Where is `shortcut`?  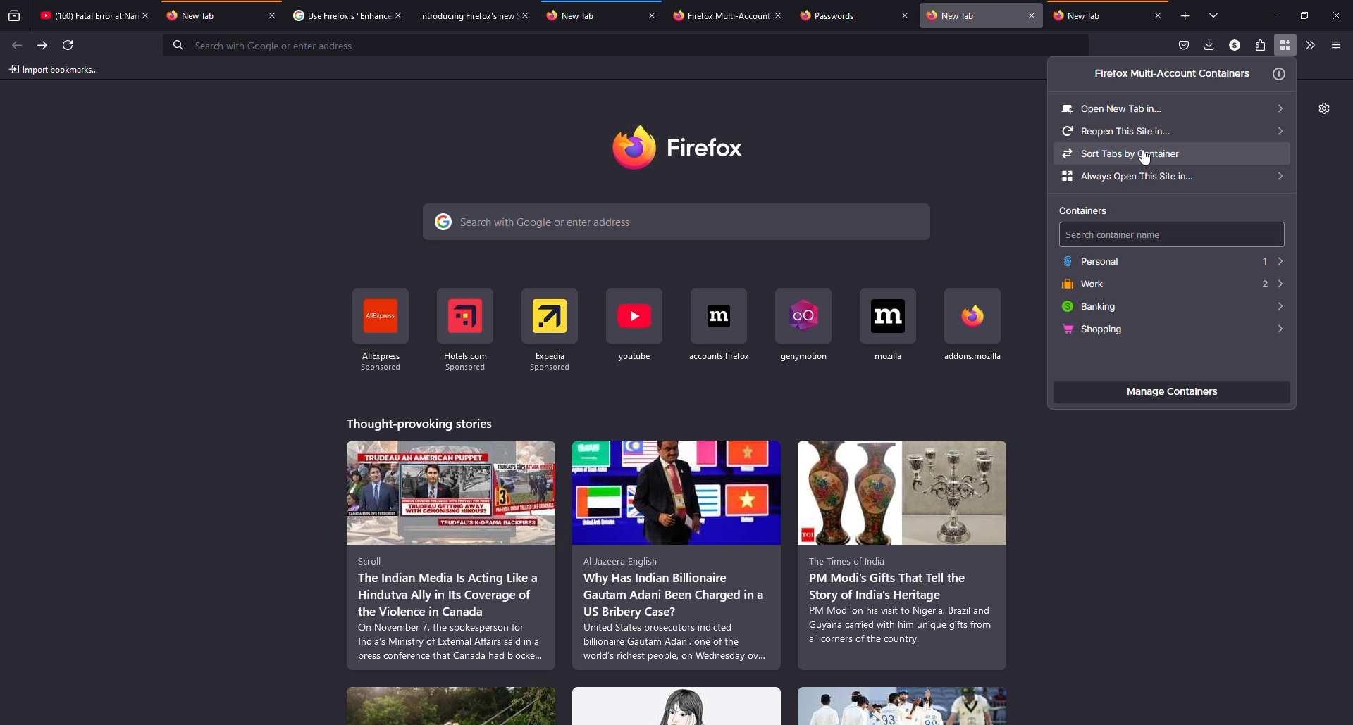
shortcut is located at coordinates (972, 326).